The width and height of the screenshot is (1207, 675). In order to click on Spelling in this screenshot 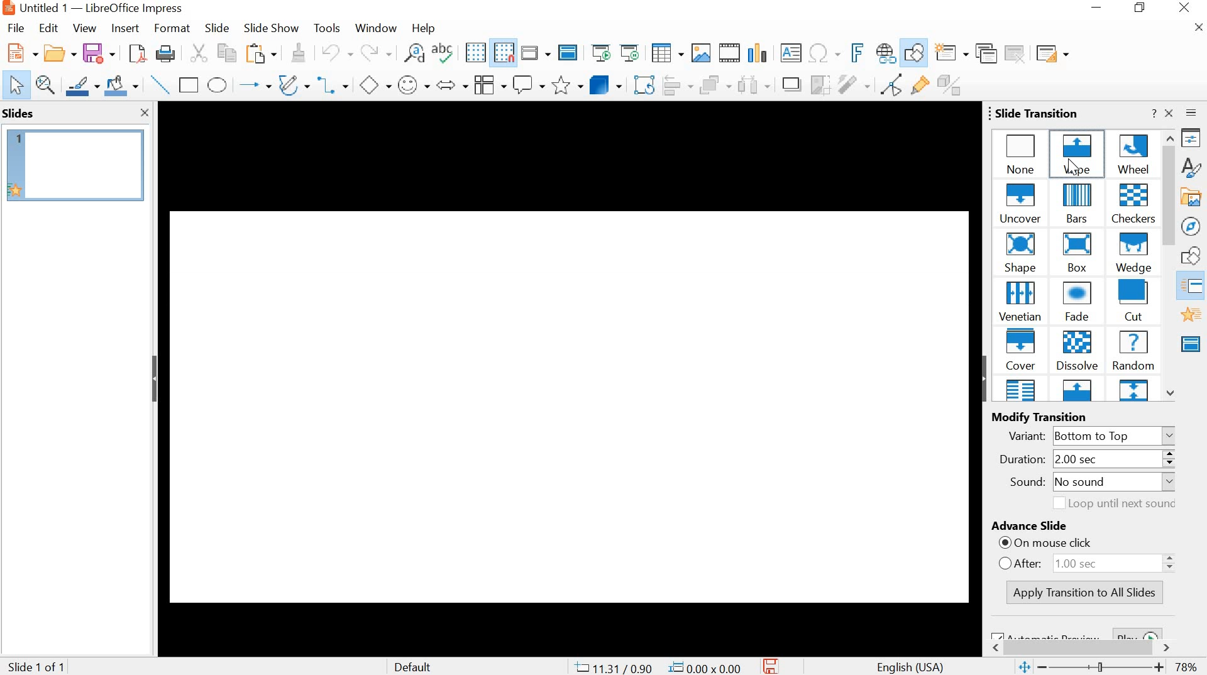, I will do `click(444, 52)`.